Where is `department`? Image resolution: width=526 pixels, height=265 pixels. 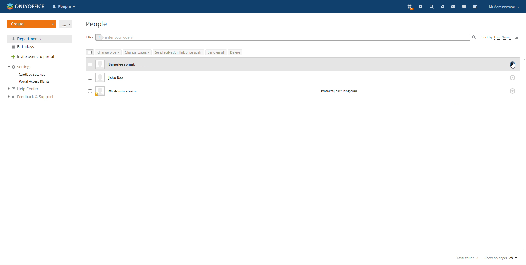
department is located at coordinates (39, 39).